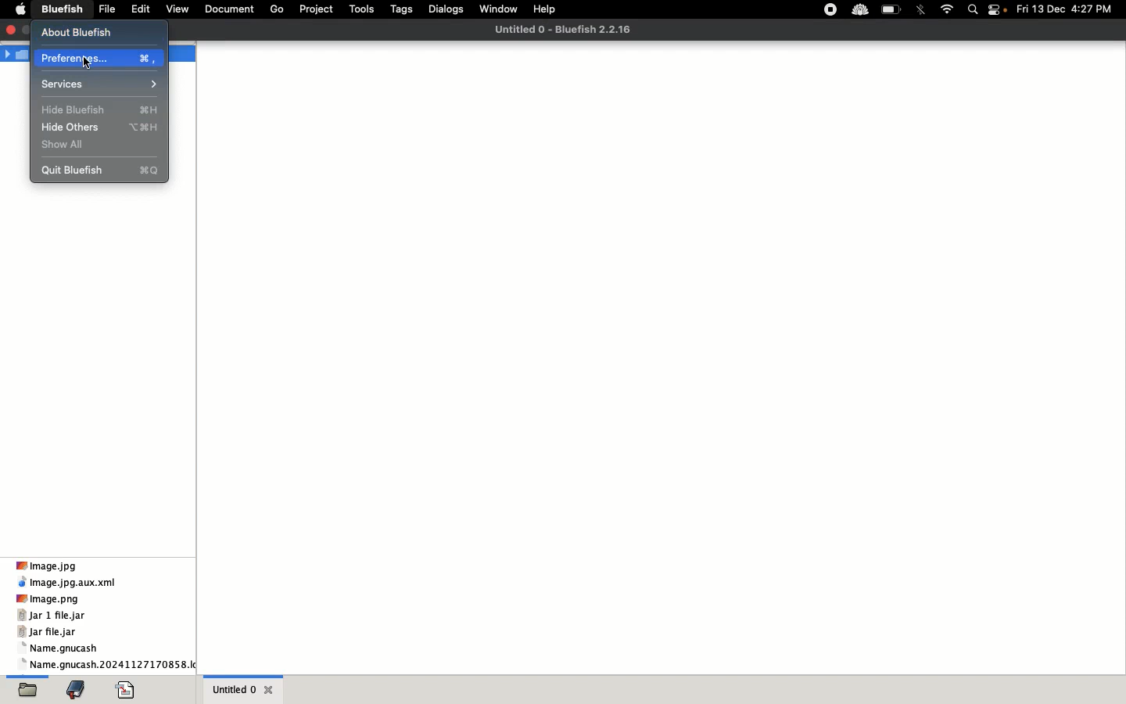  Describe the element at coordinates (497, 9) in the screenshot. I see `Window` at that location.